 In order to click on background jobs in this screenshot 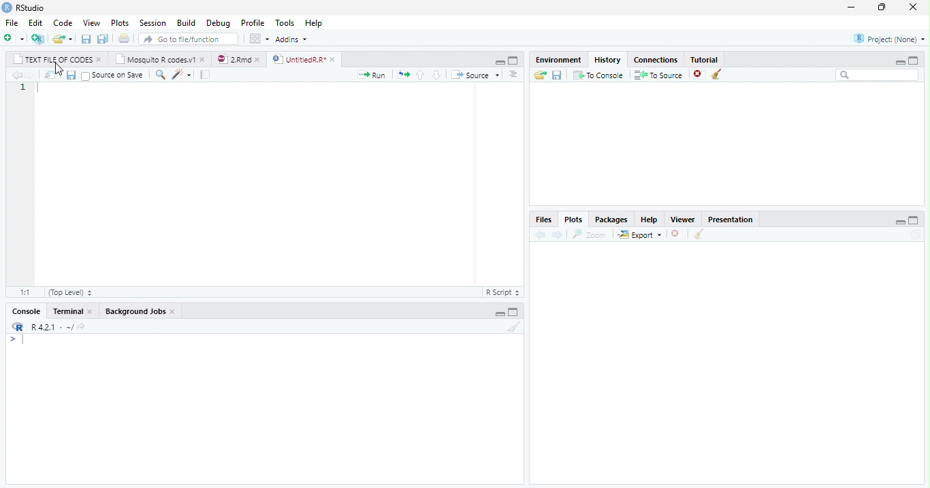, I will do `click(135, 311)`.